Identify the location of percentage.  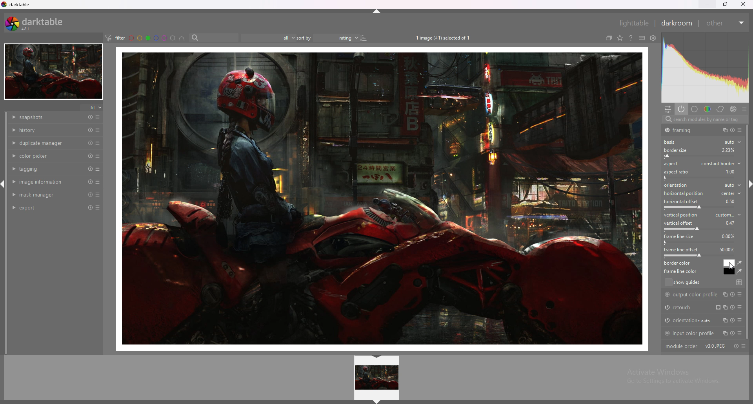
(729, 236).